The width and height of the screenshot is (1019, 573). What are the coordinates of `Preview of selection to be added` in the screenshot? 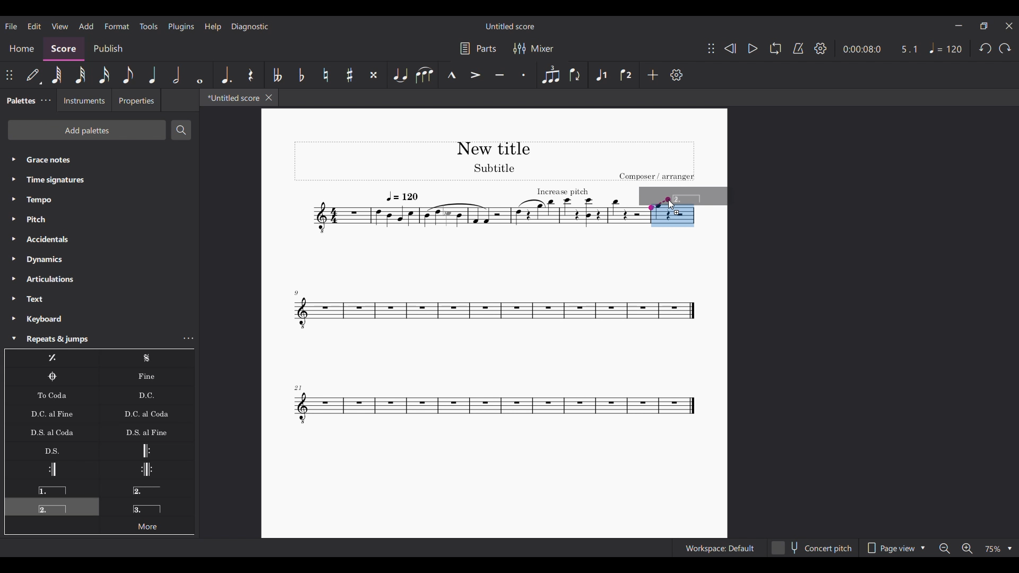 It's located at (700, 196).